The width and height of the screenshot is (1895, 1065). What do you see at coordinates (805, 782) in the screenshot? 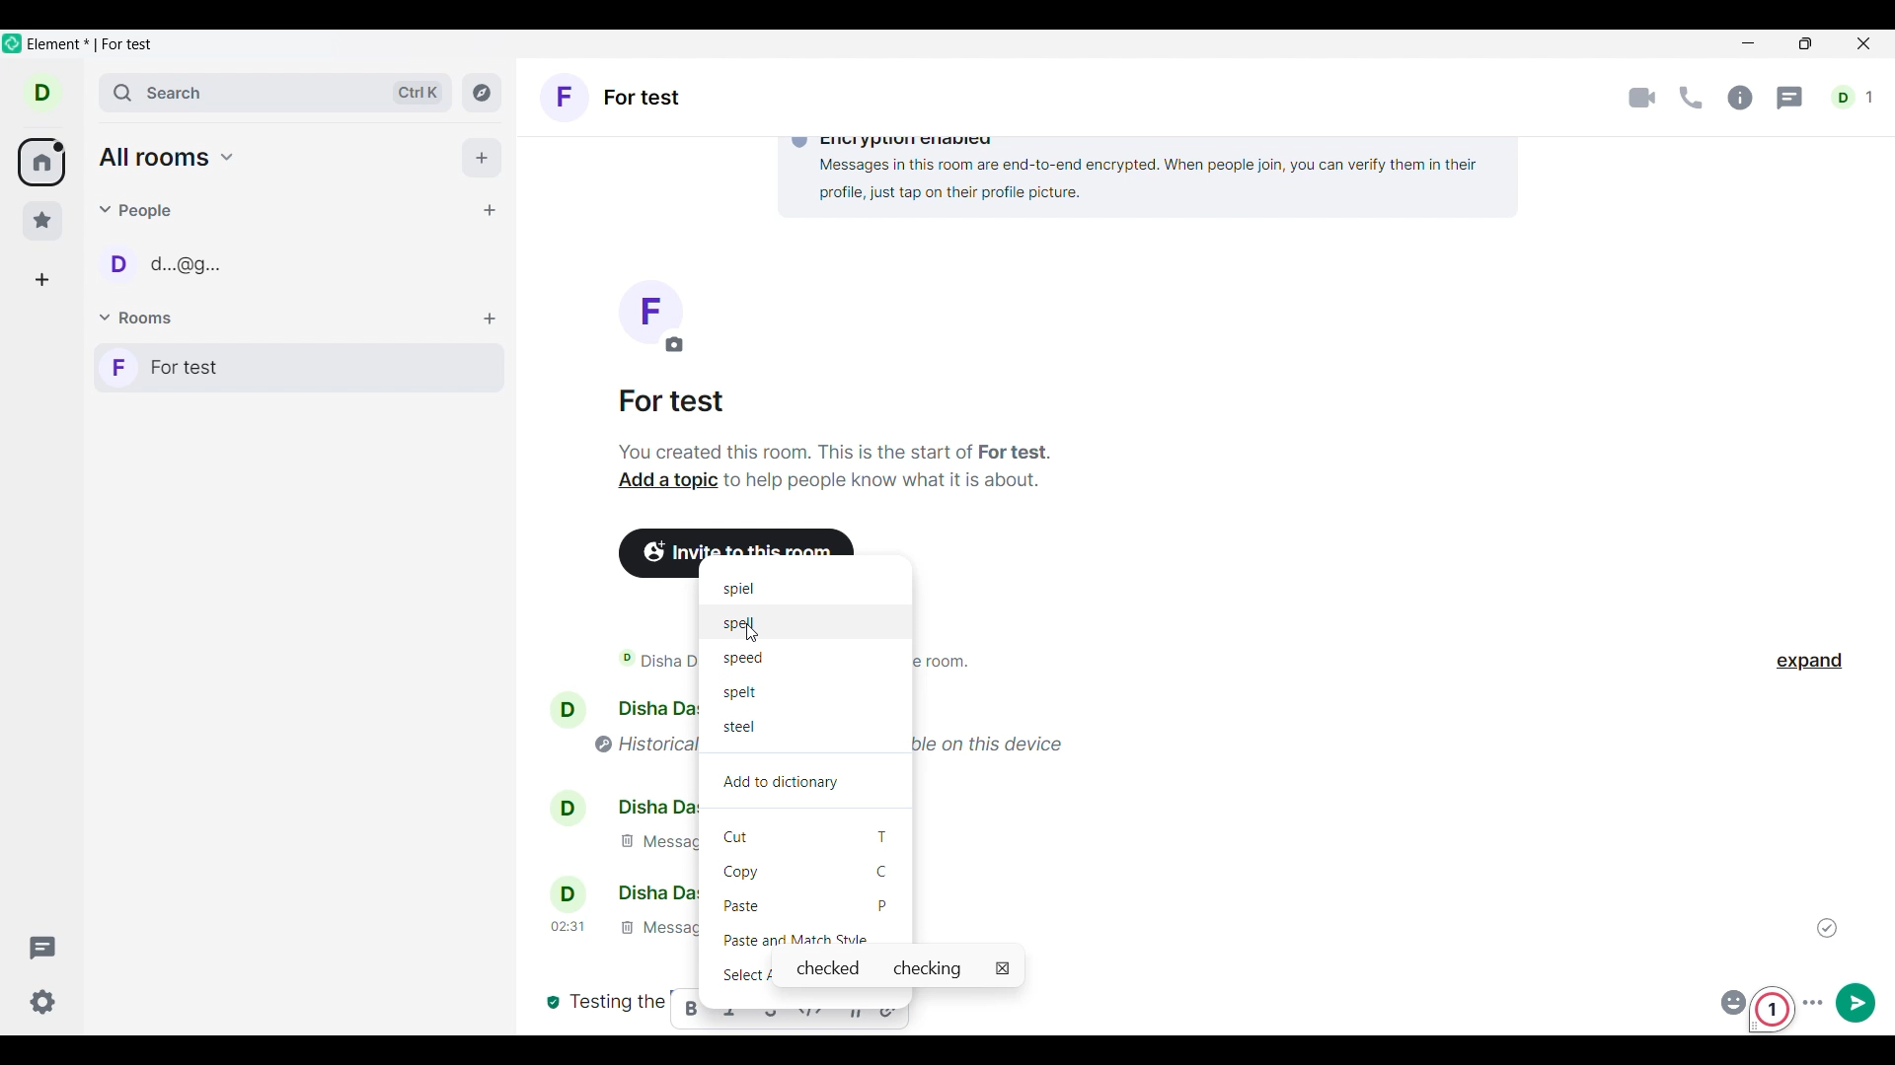
I see `Add to dictionary` at bounding box center [805, 782].